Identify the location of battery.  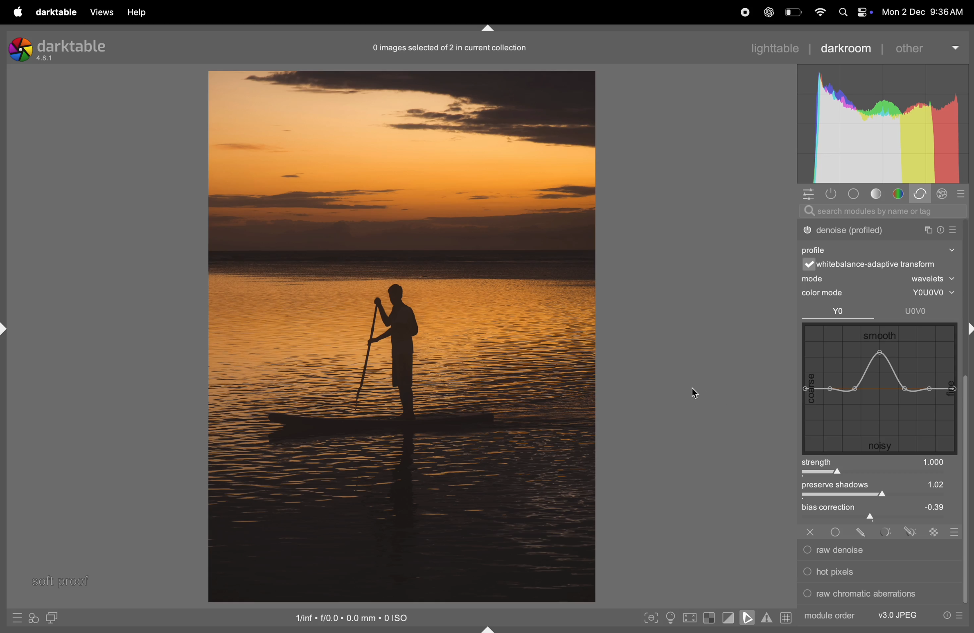
(793, 13).